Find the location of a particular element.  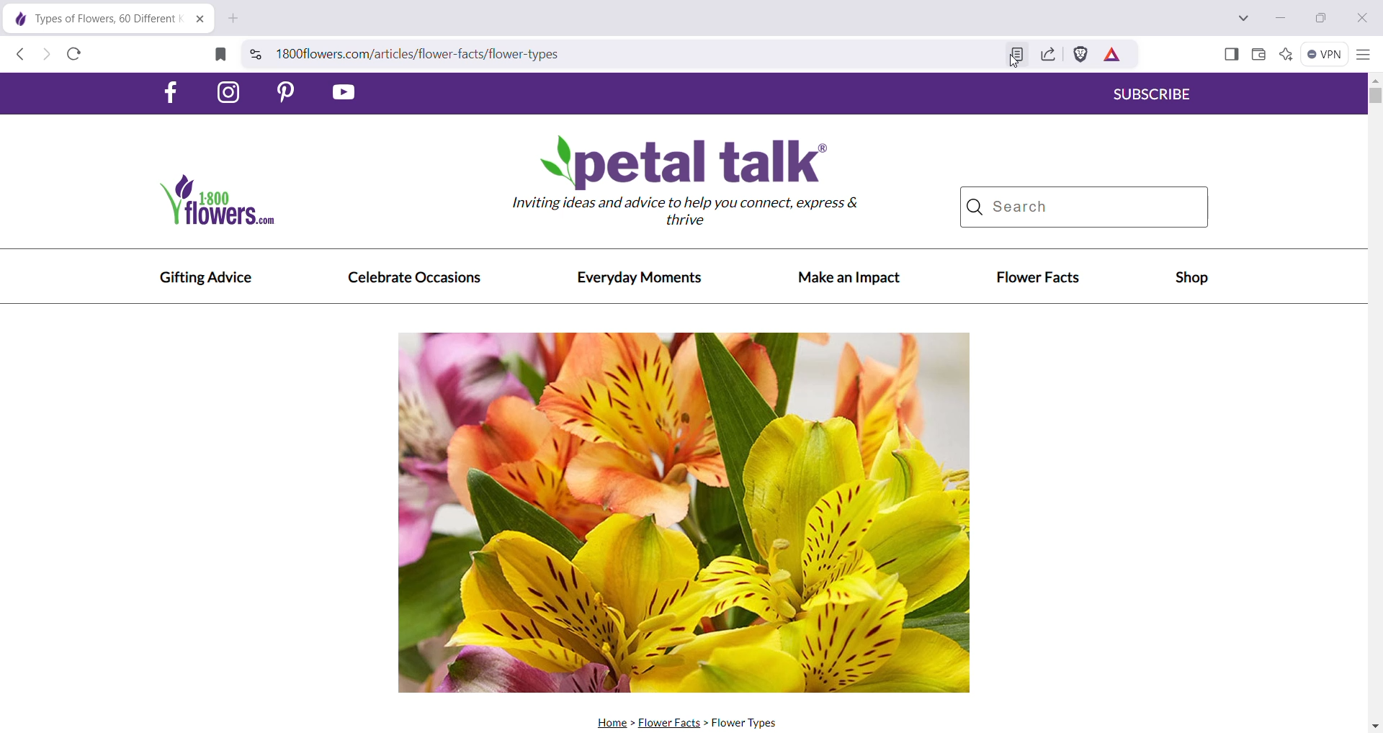

Show Sidebar is located at coordinates (1232, 55).